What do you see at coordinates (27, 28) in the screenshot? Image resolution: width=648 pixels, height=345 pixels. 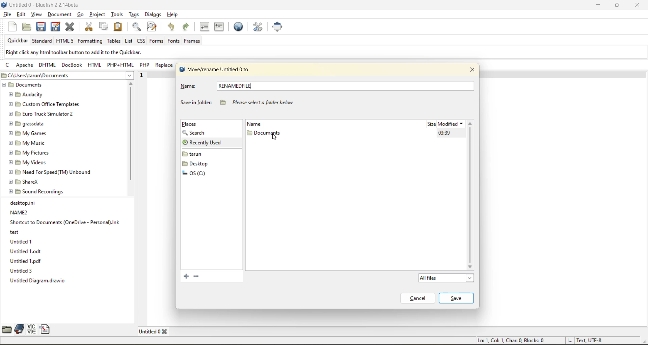 I see `open` at bounding box center [27, 28].